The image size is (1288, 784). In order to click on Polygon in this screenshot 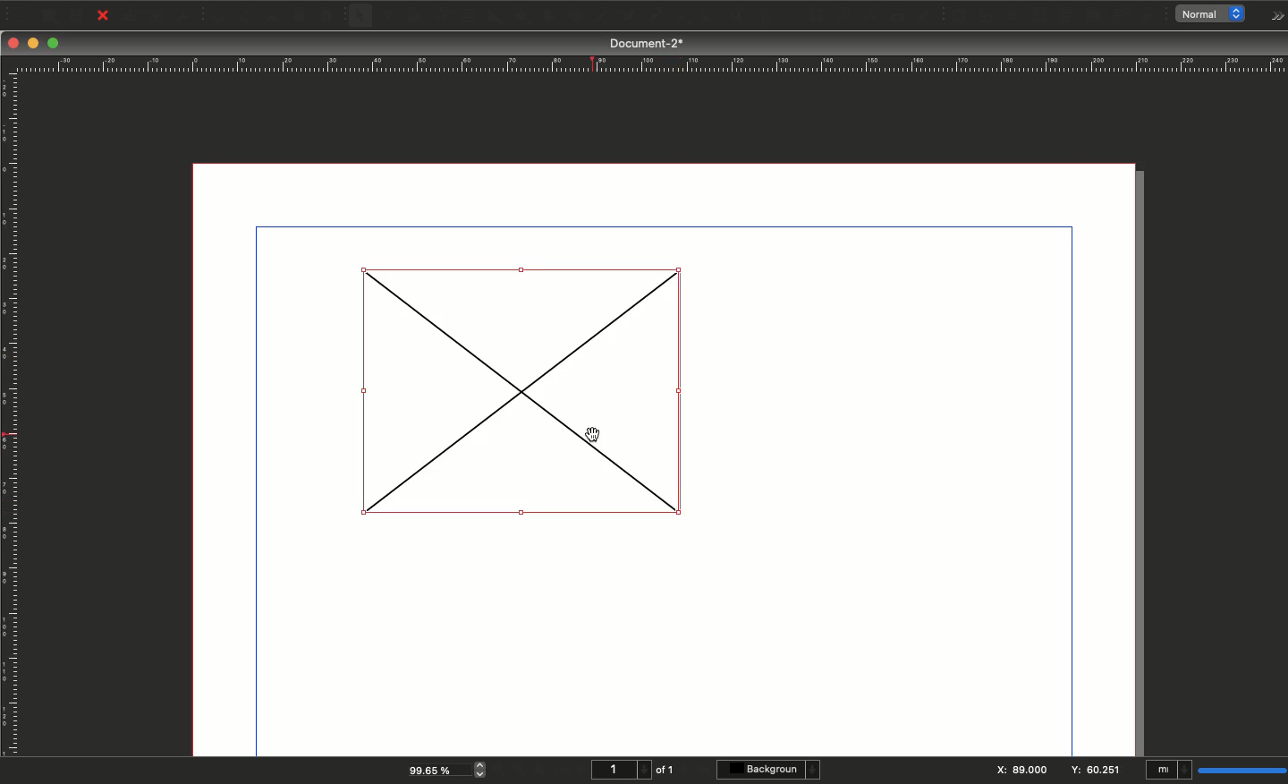, I will do `click(521, 17)`.